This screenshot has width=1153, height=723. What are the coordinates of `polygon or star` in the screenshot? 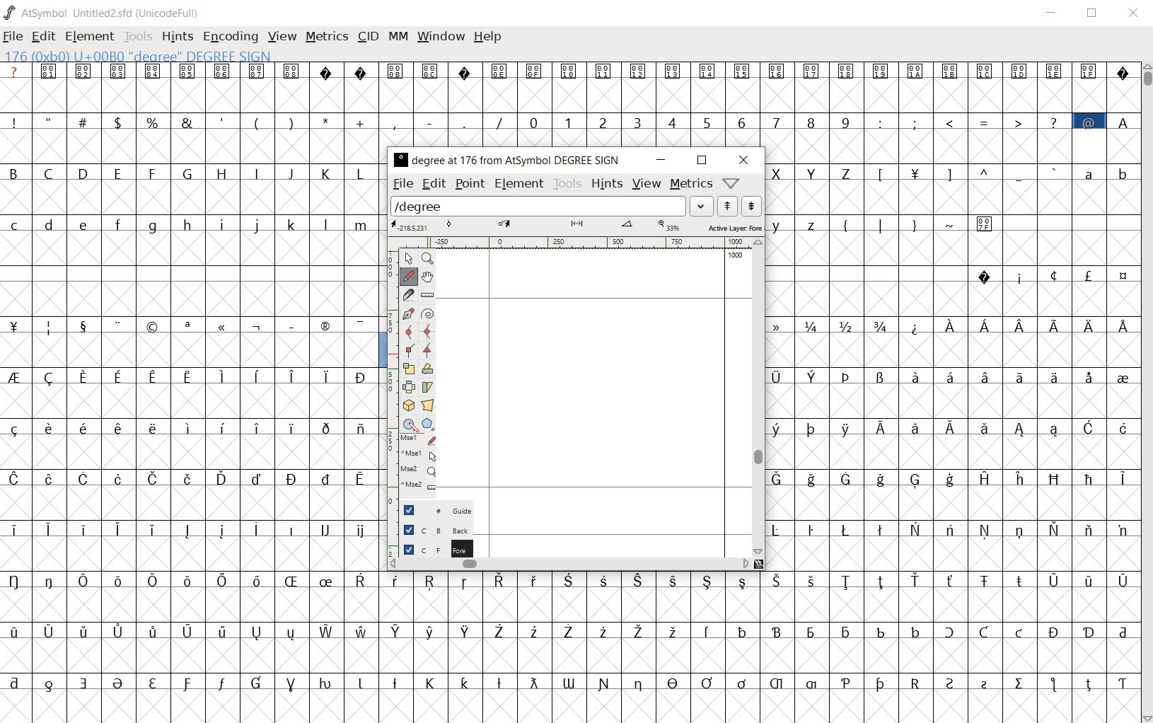 It's located at (429, 423).